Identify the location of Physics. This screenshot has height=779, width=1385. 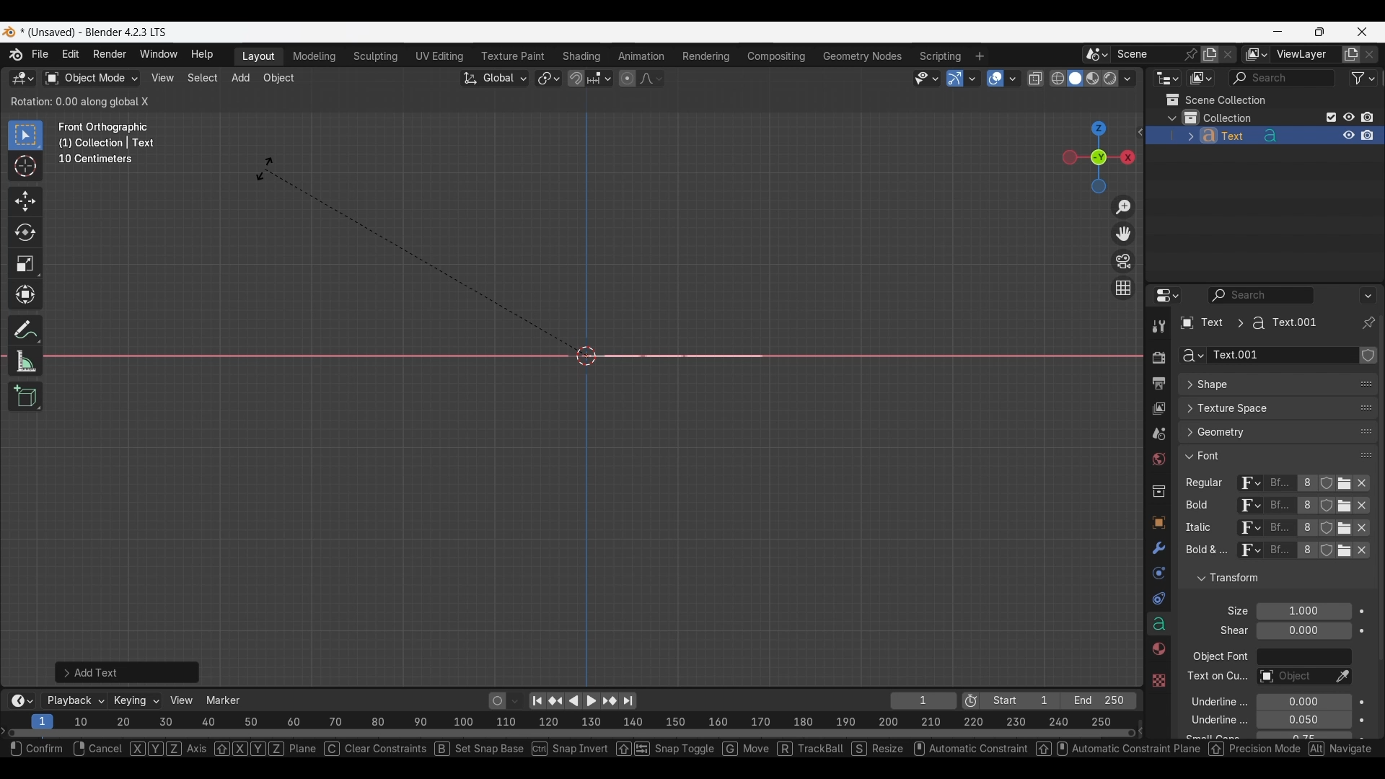
(1158, 573).